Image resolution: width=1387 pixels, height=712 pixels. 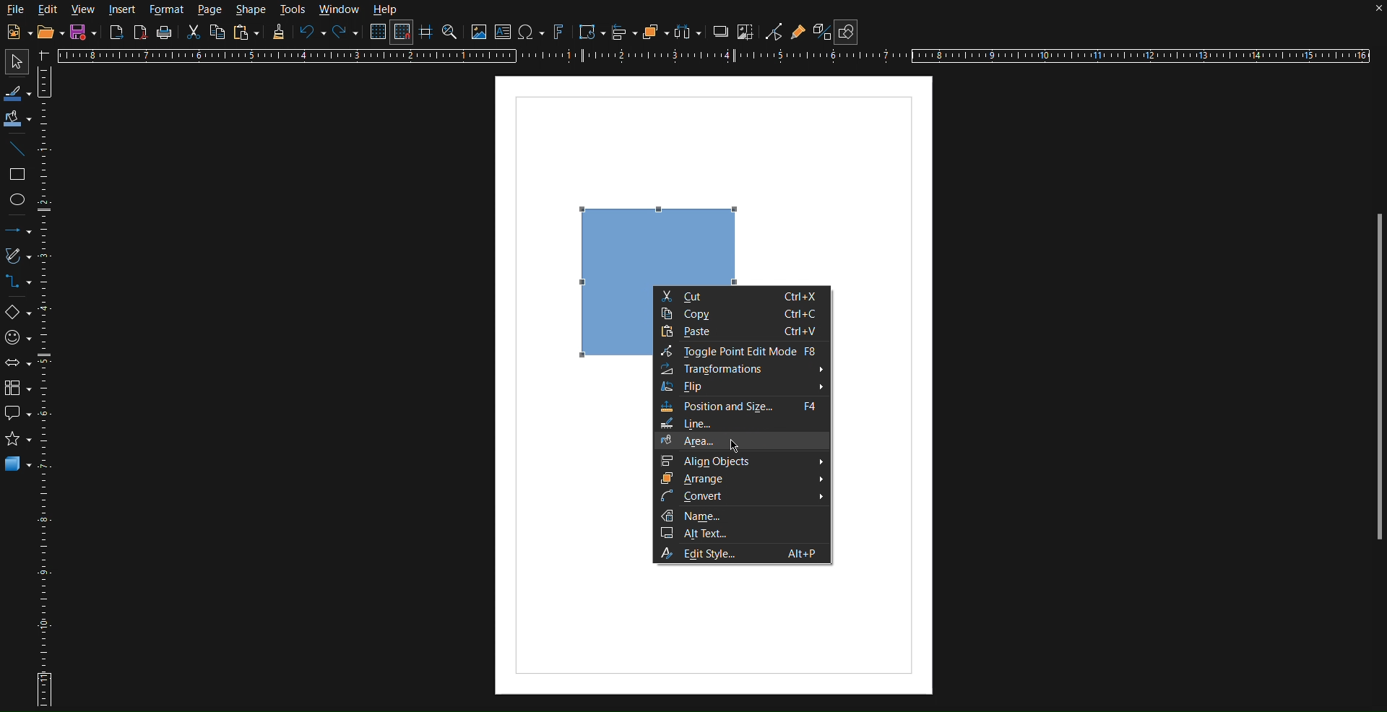 I want to click on Toggle Point Edit Mode, so click(x=774, y=32).